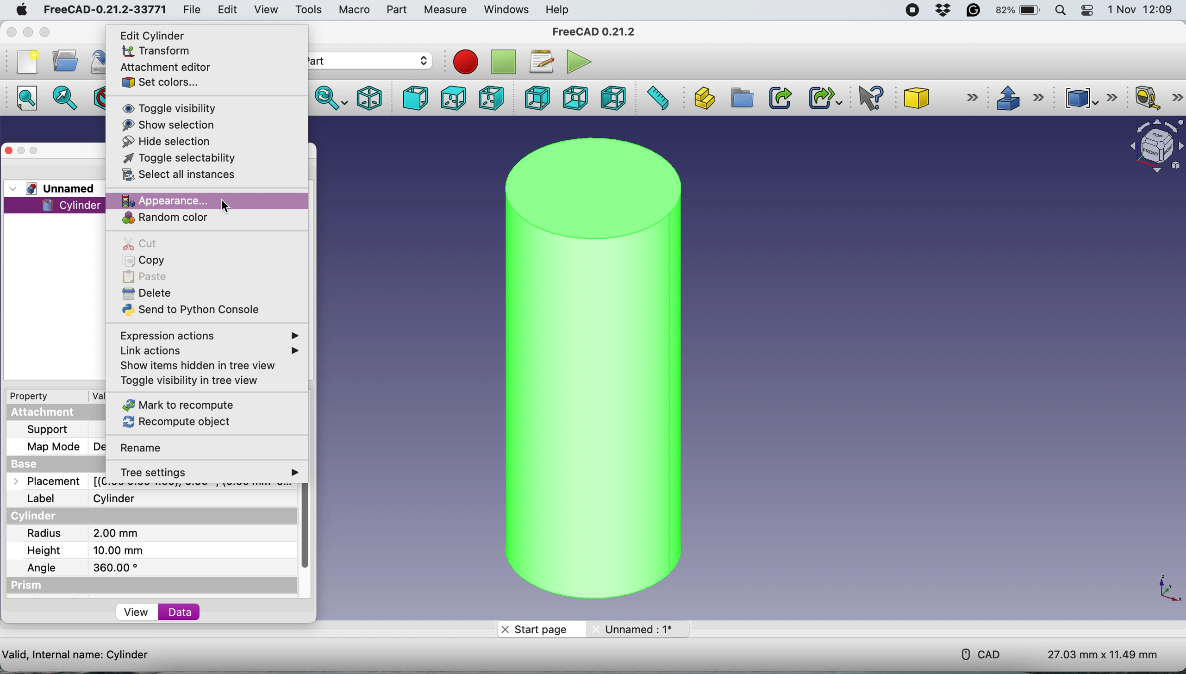 The width and height of the screenshot is (1186, 674). What do you see at coordinates (194, 9) in the screenshot?
I see `file` at bounding box center [194, 9].